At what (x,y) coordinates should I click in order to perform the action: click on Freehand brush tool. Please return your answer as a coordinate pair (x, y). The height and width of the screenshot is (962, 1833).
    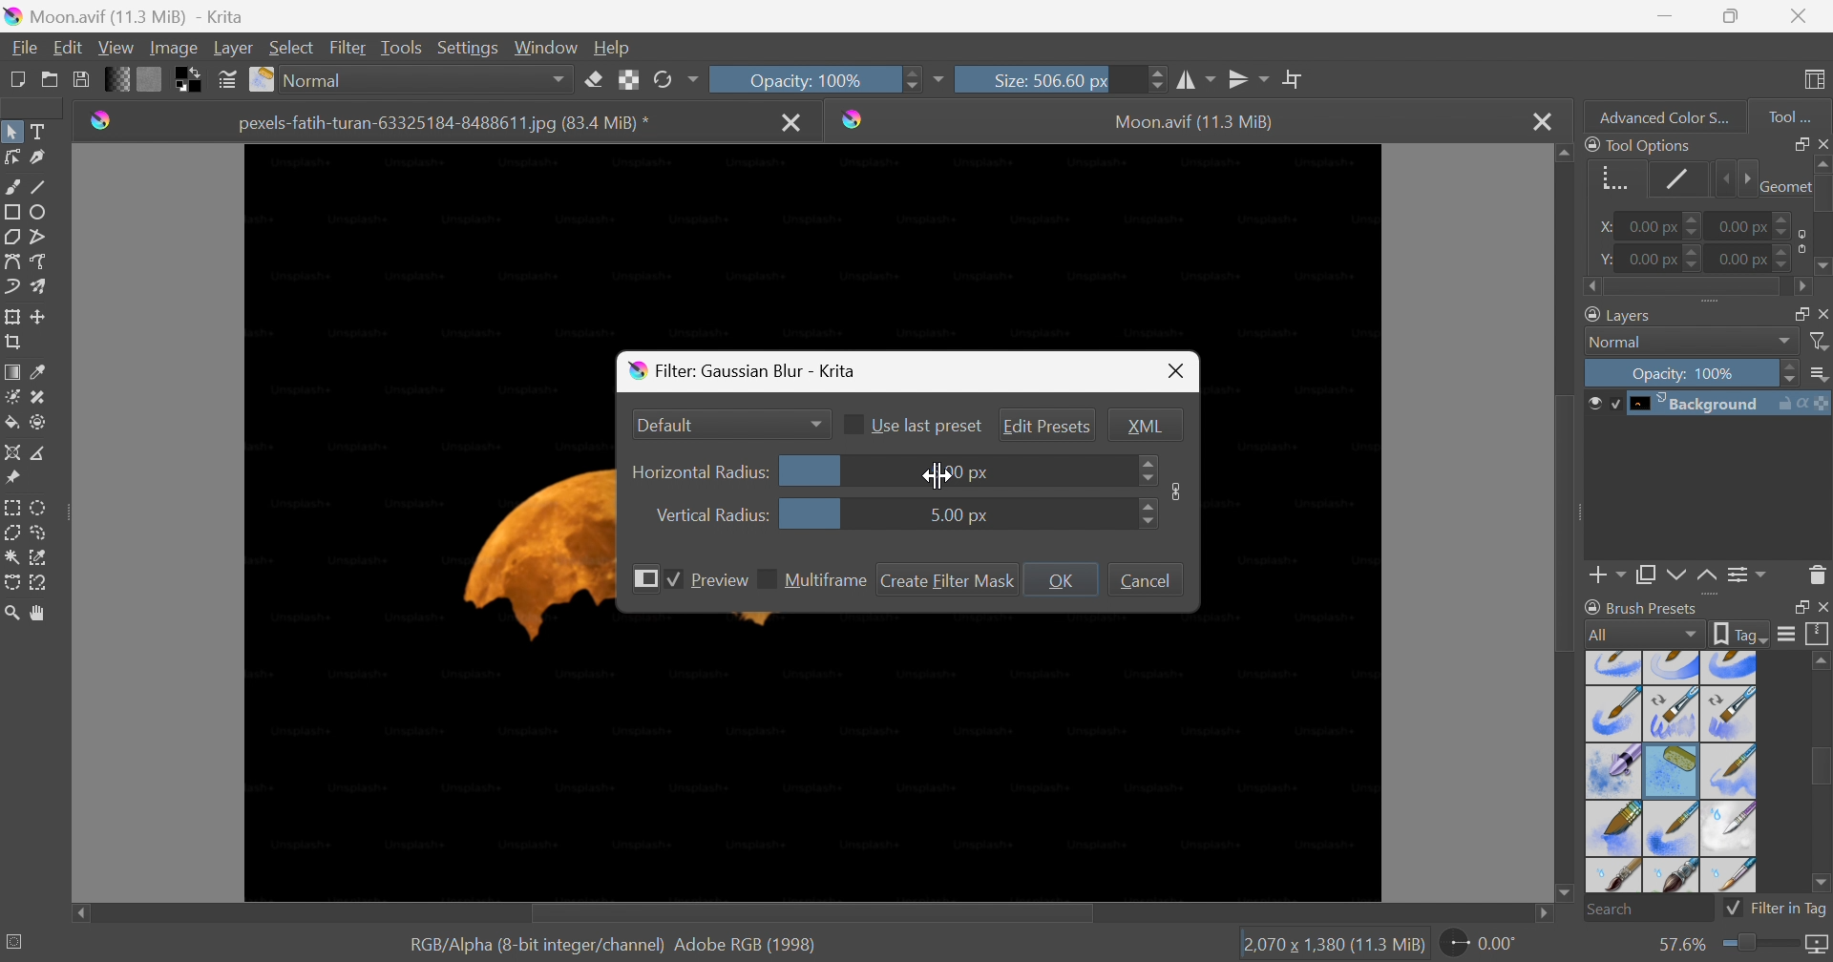
    Looking at the image, I should click on (14, 185).